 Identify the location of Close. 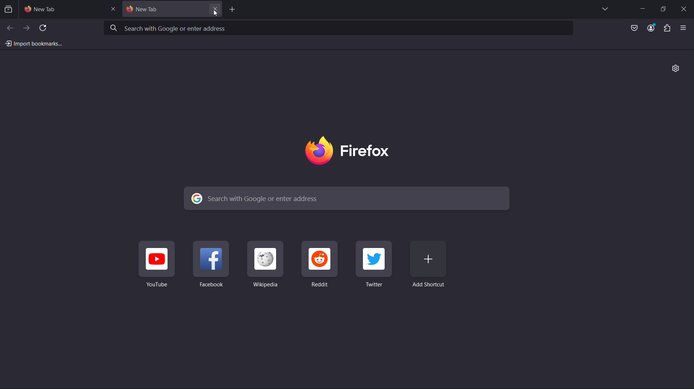
(683, 8).